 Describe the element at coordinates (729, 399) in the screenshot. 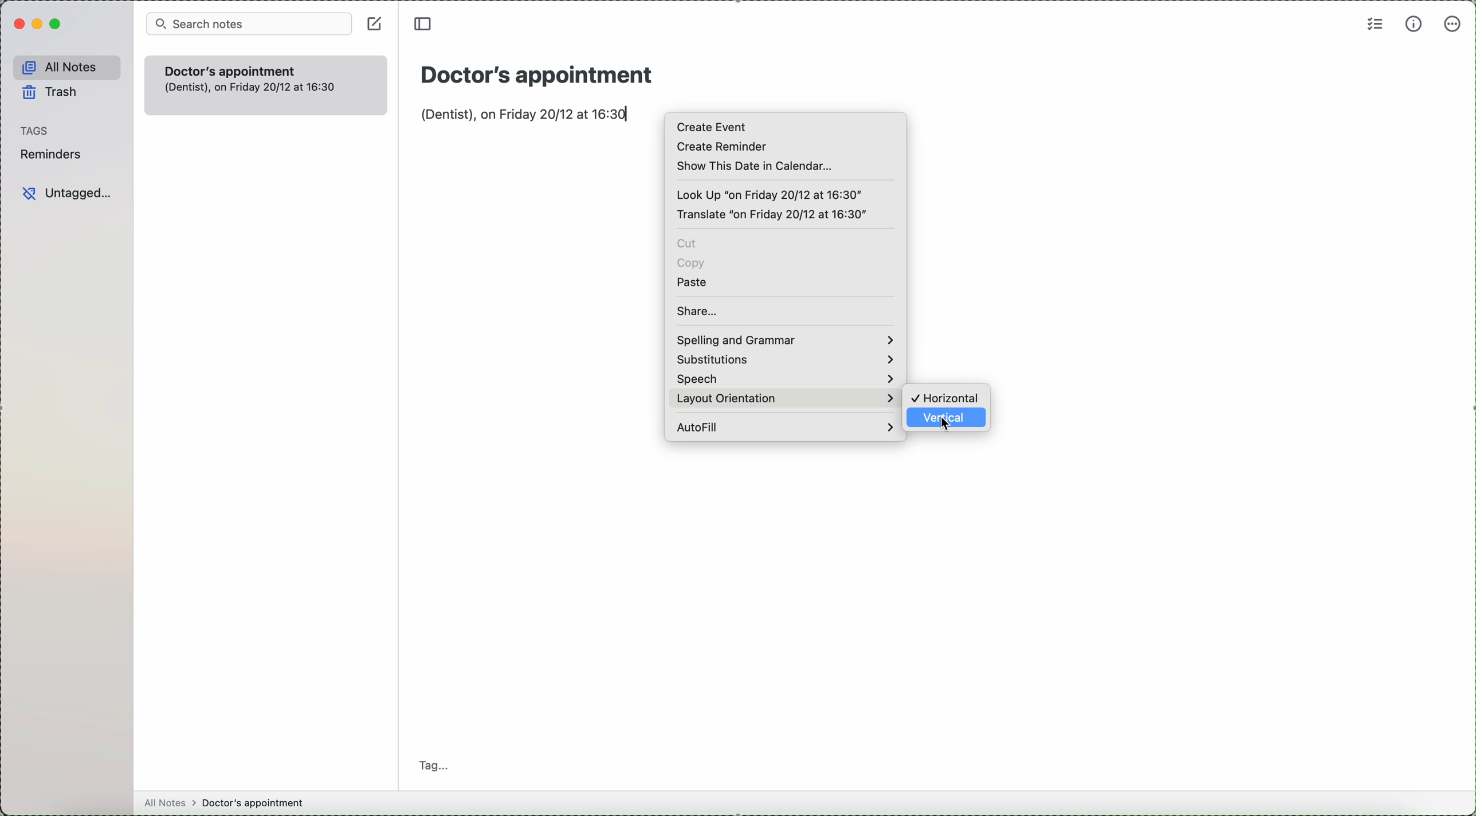

I see `layout orientation` at that location.